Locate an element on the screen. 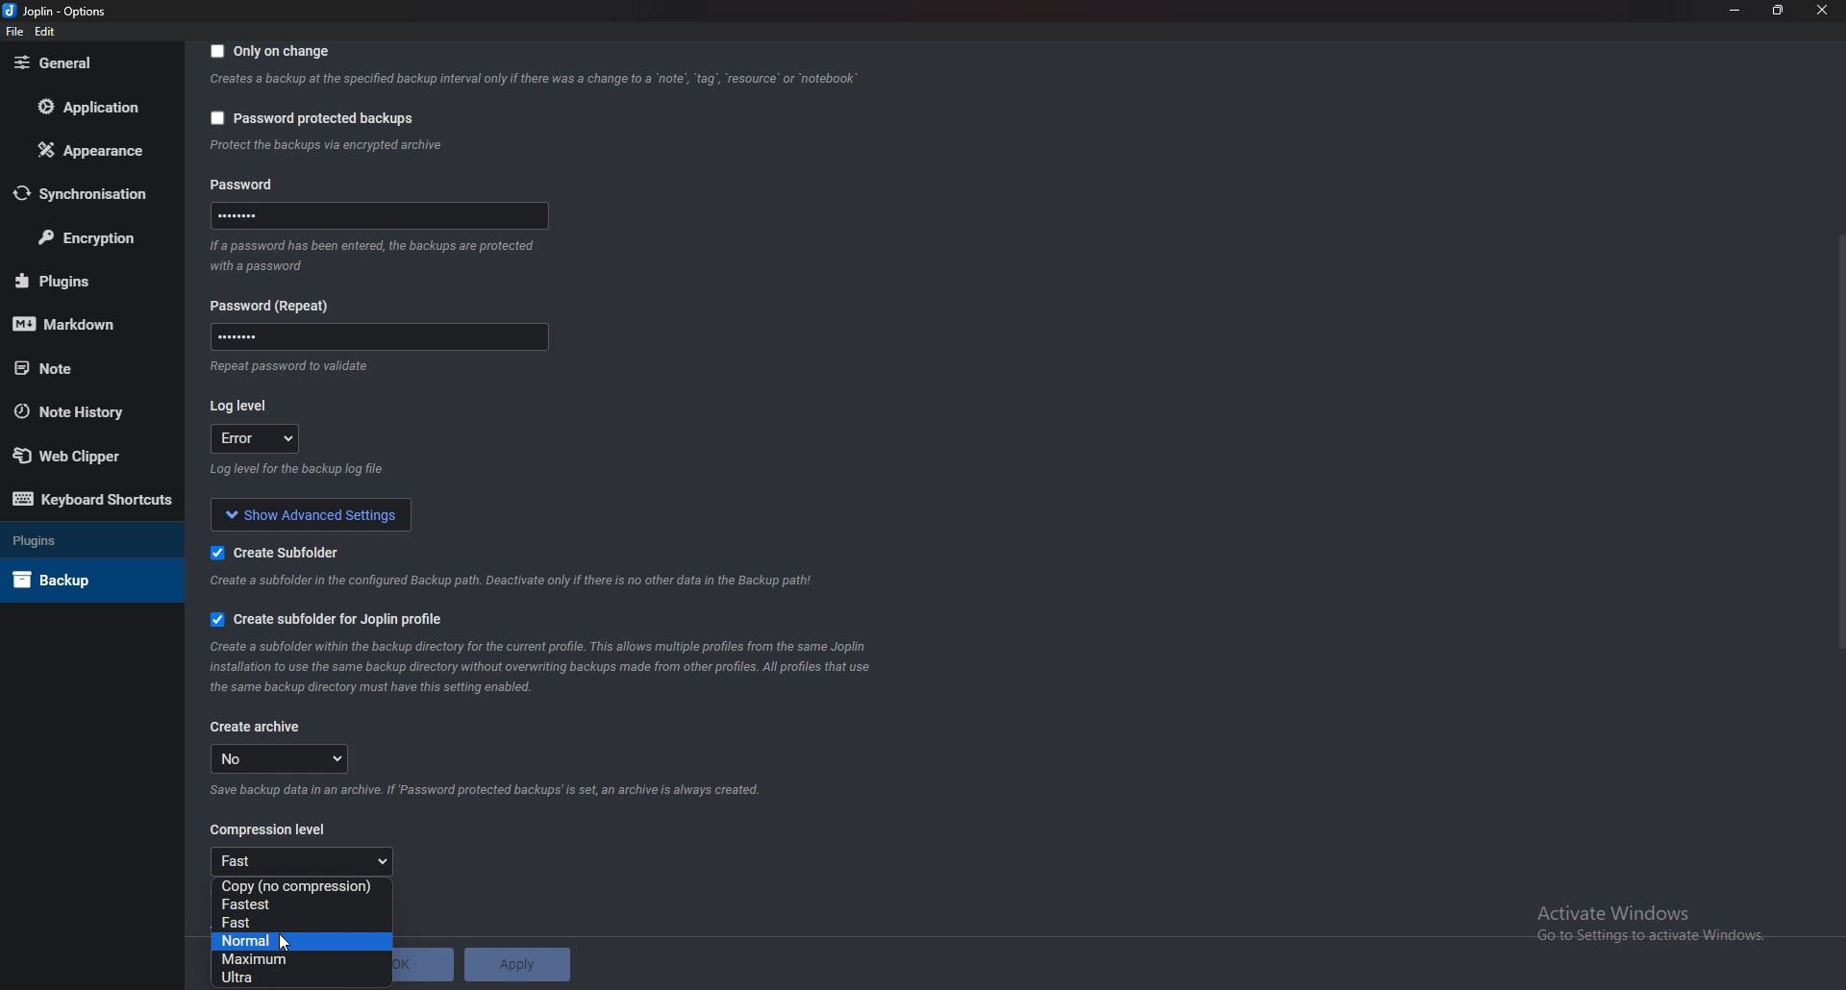 The image size is (1846, 990). minimize is located at coordinates (1735, 10).